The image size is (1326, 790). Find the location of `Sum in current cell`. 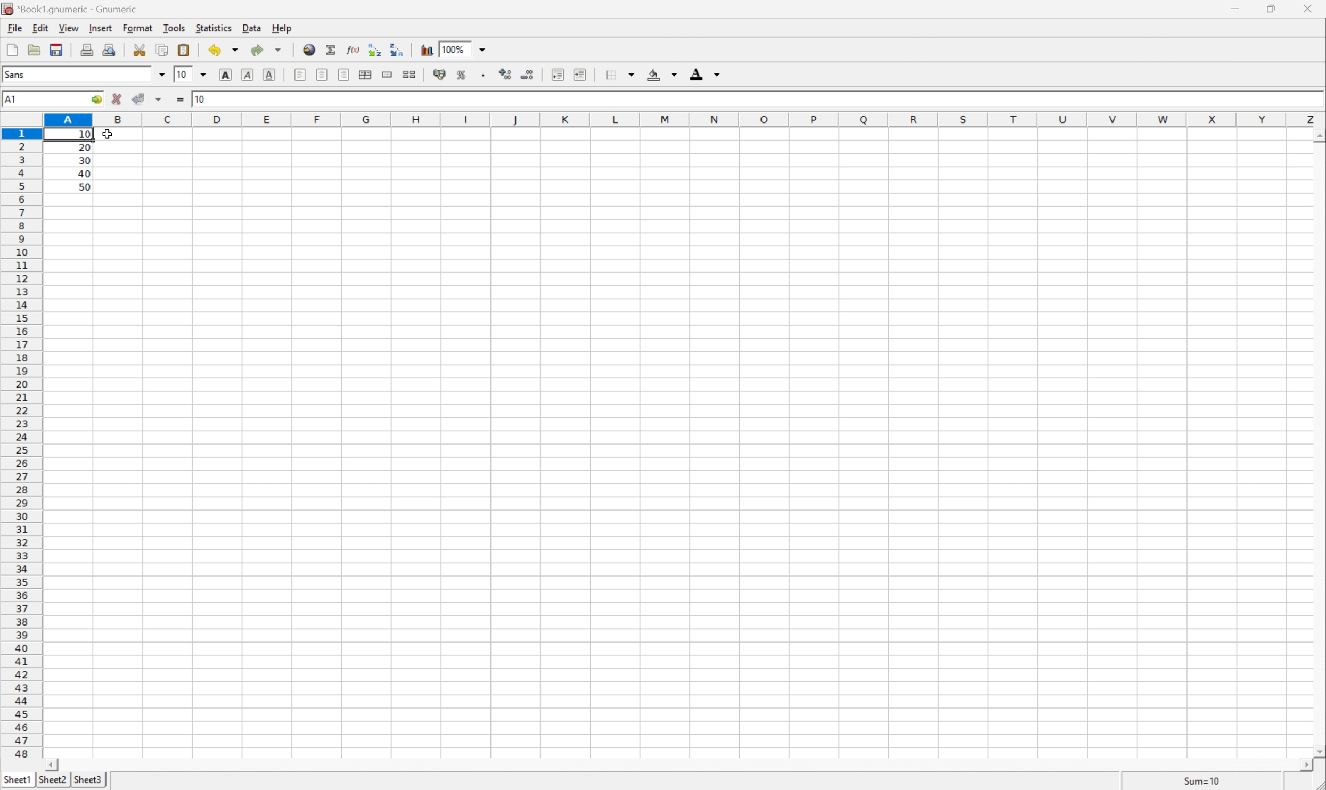

Sum in current cell is located at coordinates (332, 49).